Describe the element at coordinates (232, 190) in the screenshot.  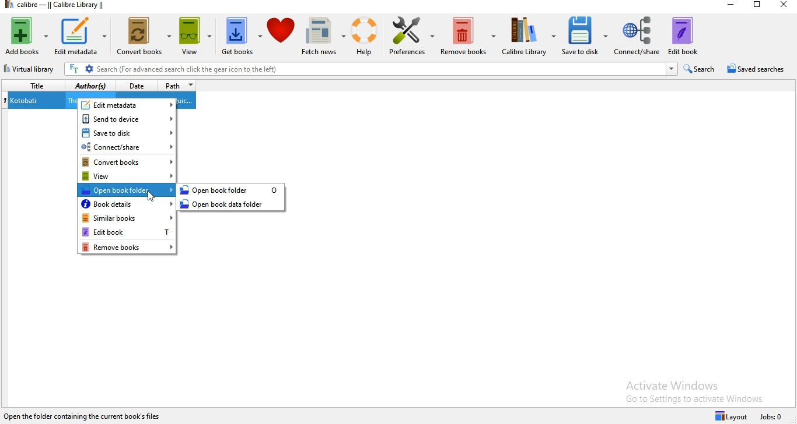
I see `open book folder` at that location.